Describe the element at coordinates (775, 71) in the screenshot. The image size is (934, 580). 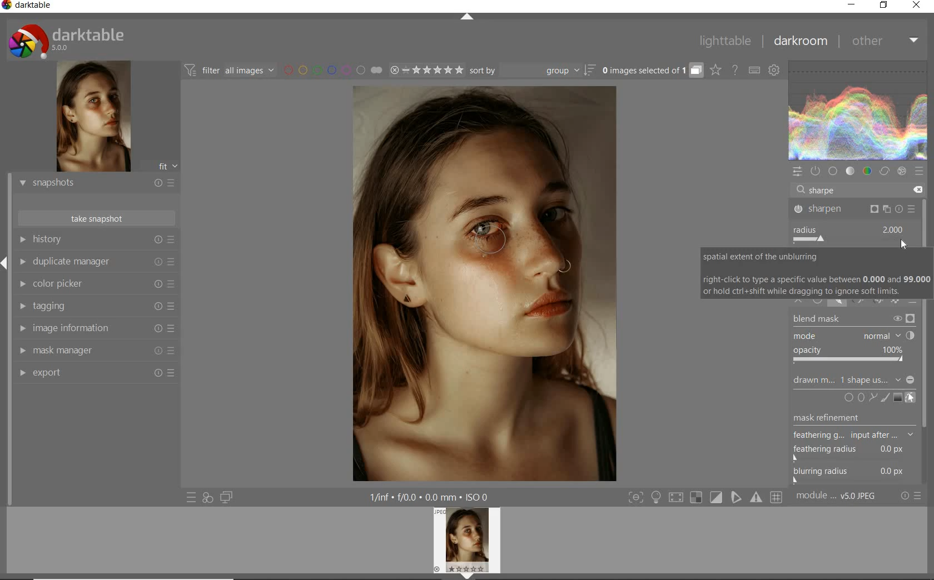
I see `show global preferences` at that location.